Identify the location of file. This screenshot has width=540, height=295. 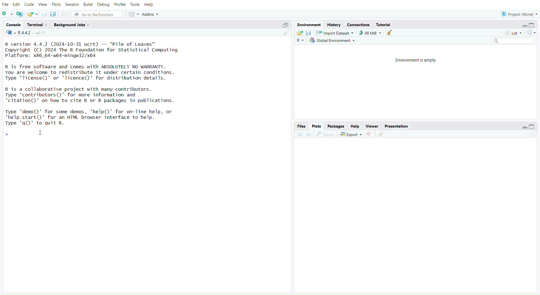
(6, 4).